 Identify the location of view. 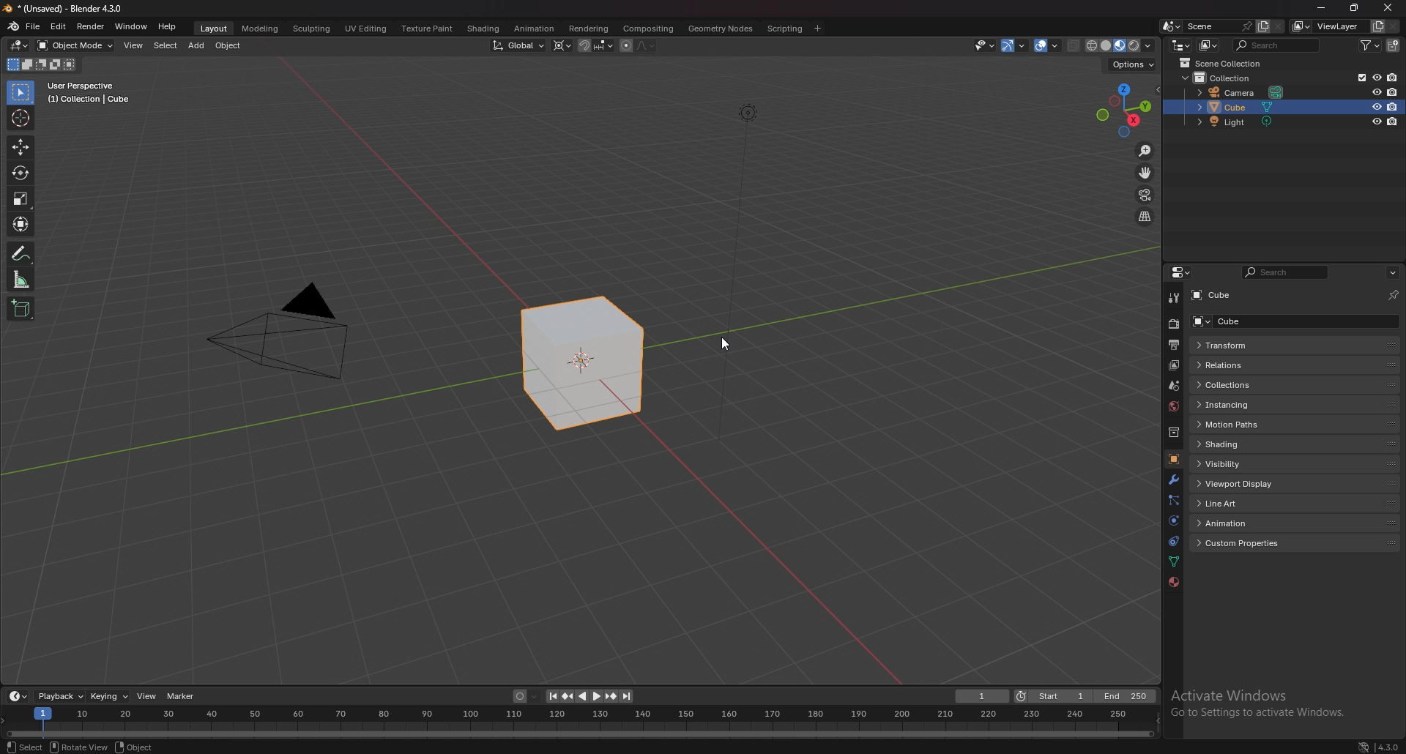
(146, 696).